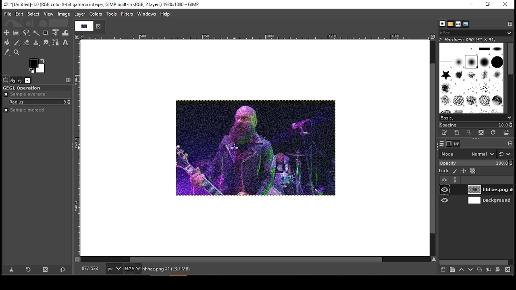 Image resolution: width=516 pixels, height=290 pixels. What do you see at coordinates (26, 94) in the screenshot?
I see `sample average` at bounding box center [26, 94].